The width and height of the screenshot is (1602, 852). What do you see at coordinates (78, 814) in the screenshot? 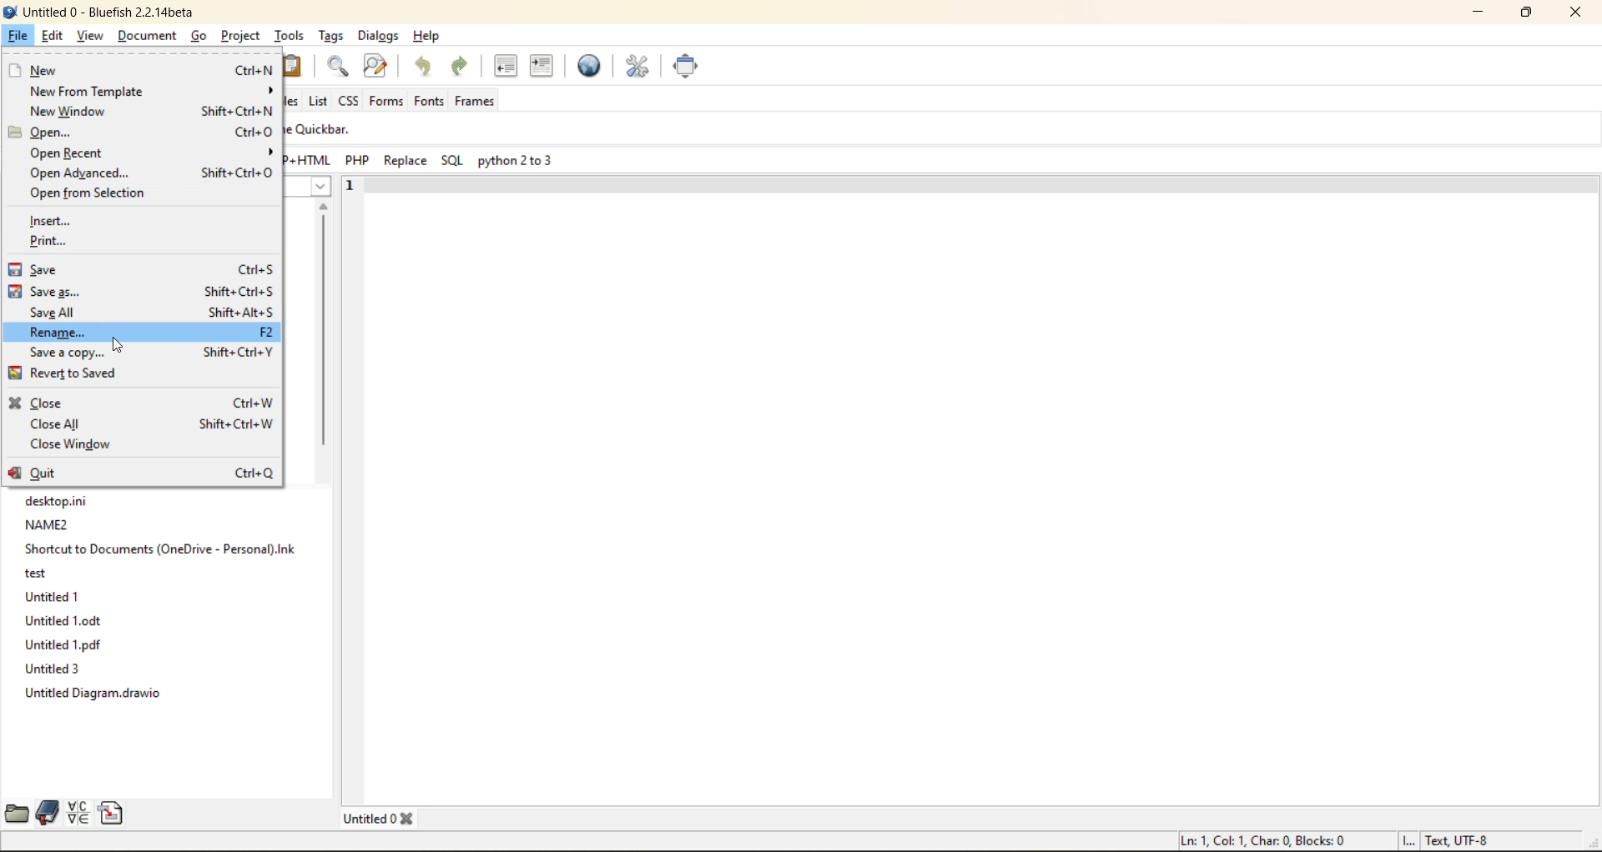
I see `charmap` at bounding box center [78, 814].